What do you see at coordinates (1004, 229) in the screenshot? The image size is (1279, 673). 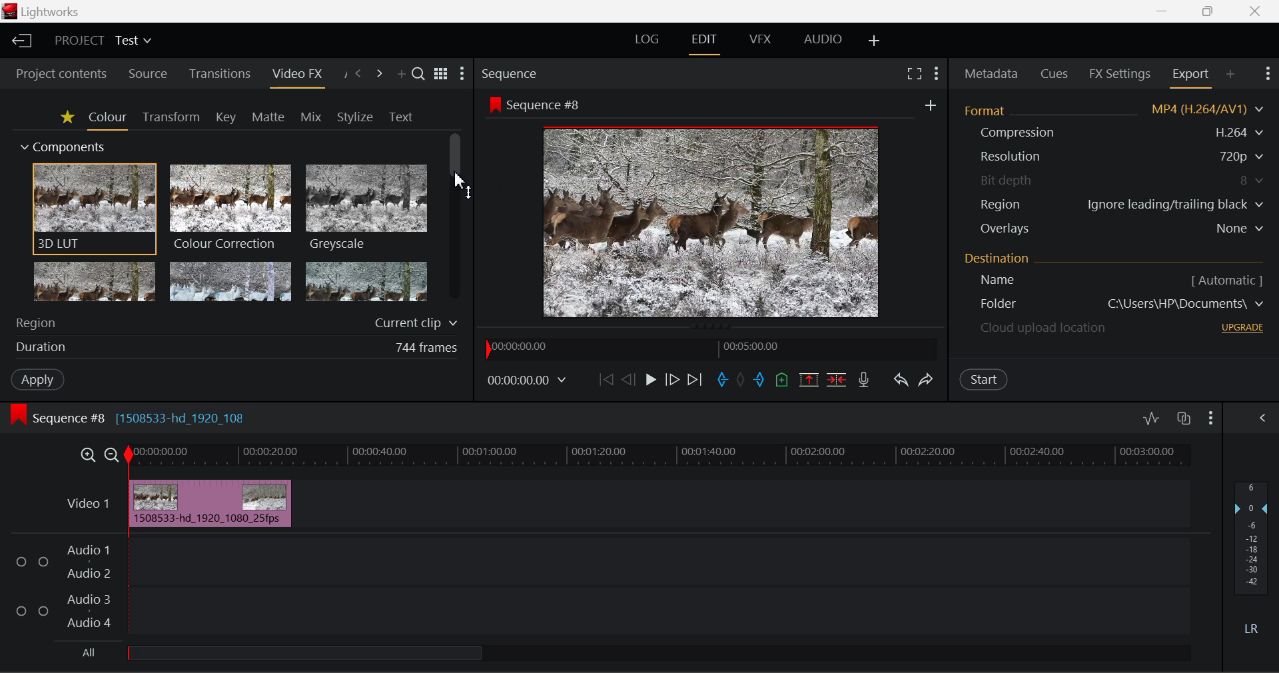 I see `Overlays` at bounding box center [1004, 229].